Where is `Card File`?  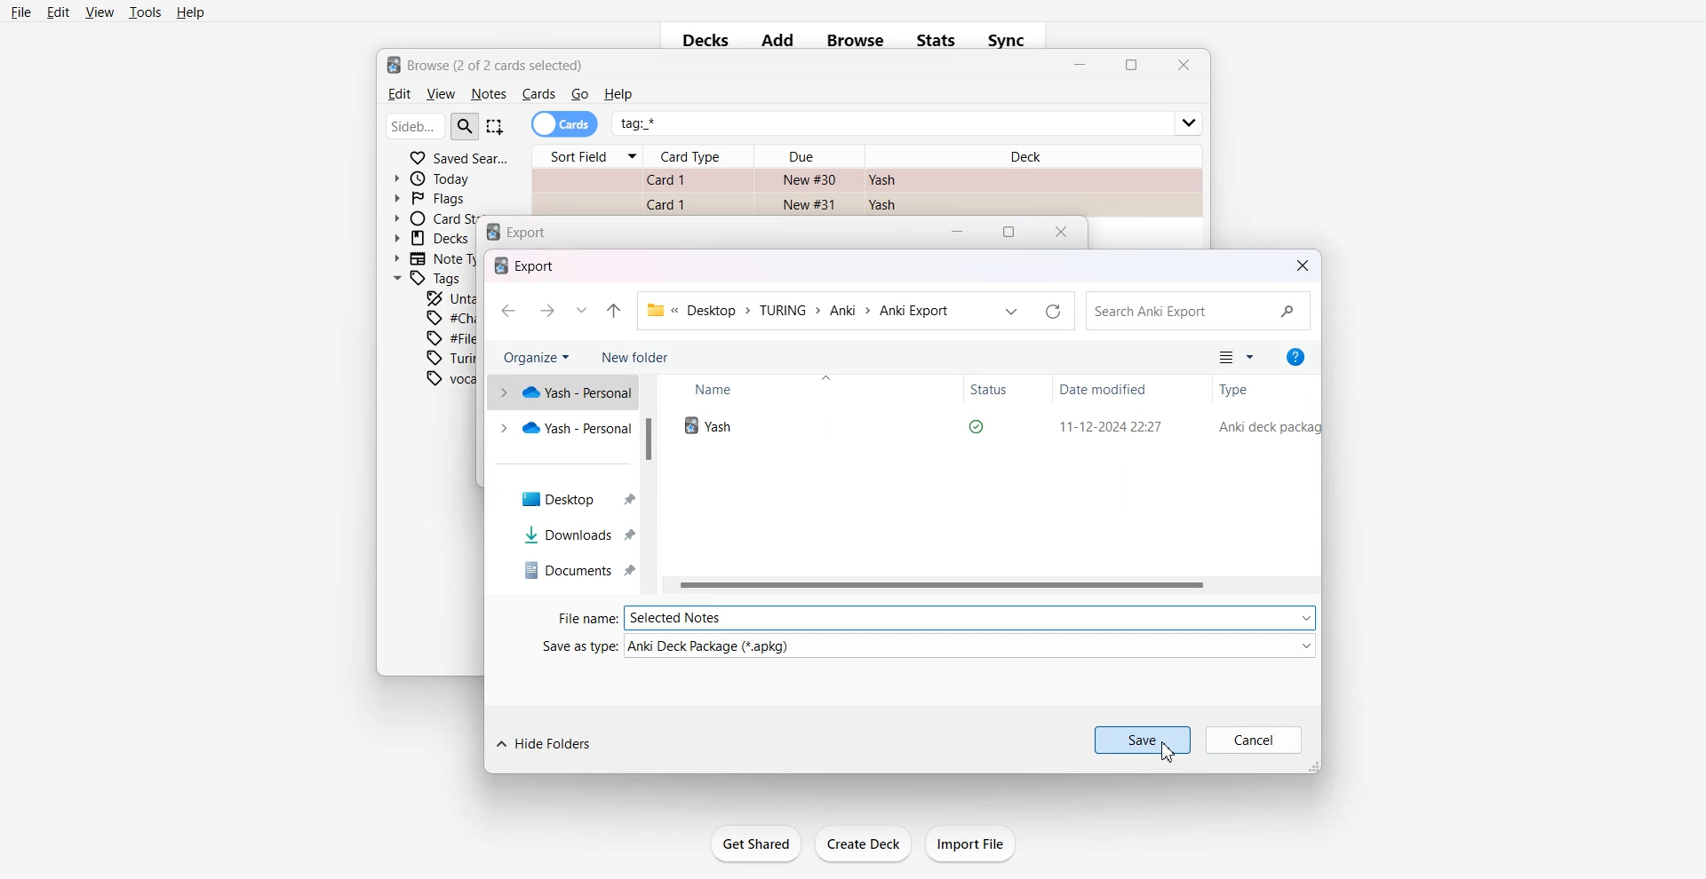
Card File is located at coordinates (865, 189).